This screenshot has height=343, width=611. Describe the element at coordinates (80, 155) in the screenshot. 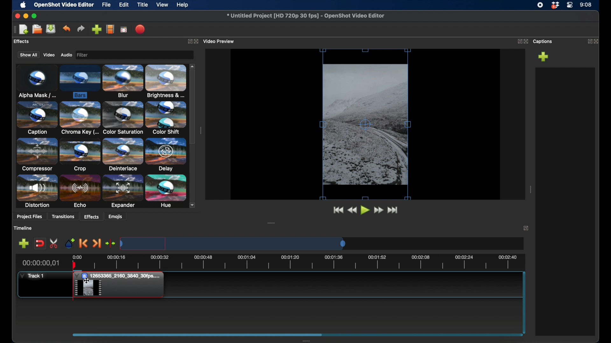

I see `crop` at that location.